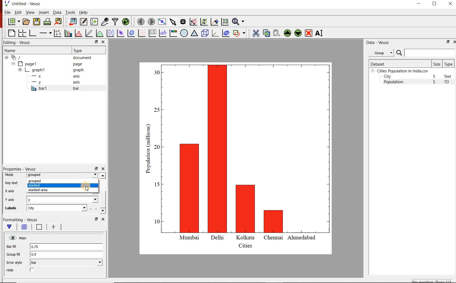 Image resolution: width=456 pixels, height=283 pixels. I want to click on close, so click(104, 42).